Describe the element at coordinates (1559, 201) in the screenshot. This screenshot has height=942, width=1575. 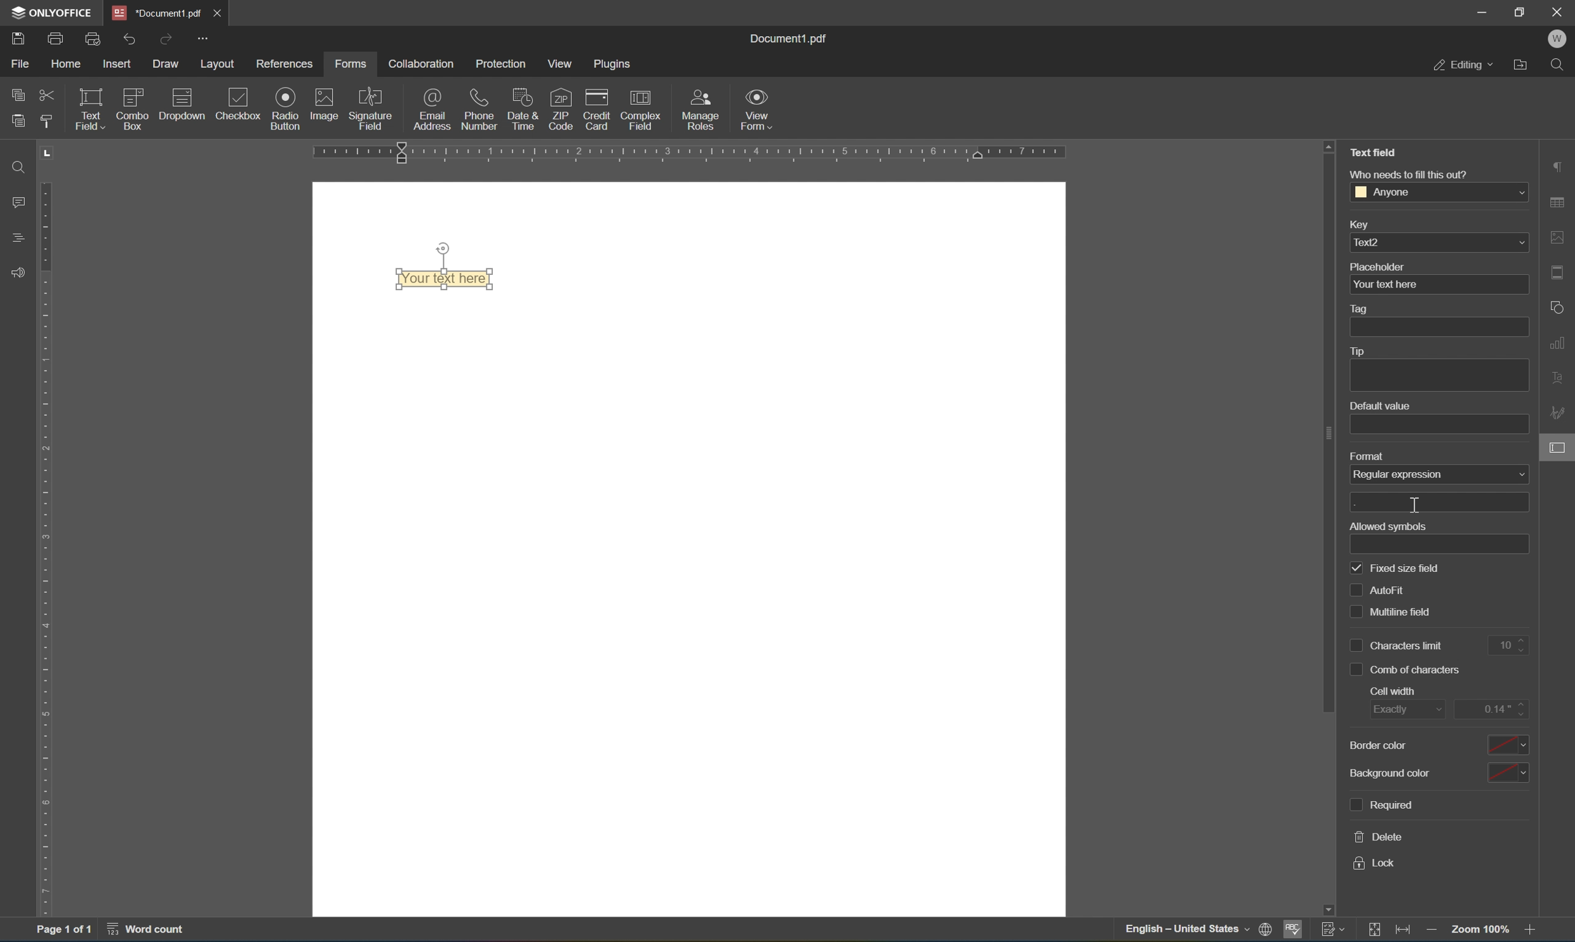
I see `table settings` at that location.